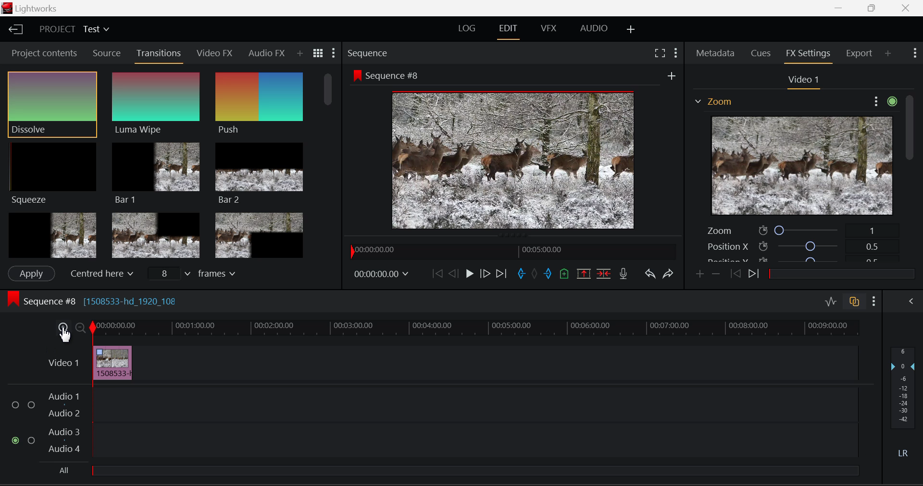 This screenshot has width=923, height=486. What do you see at coordinates (520, 276) in the screenshot?
I see `Mark In` at bounding box center [520, 276].